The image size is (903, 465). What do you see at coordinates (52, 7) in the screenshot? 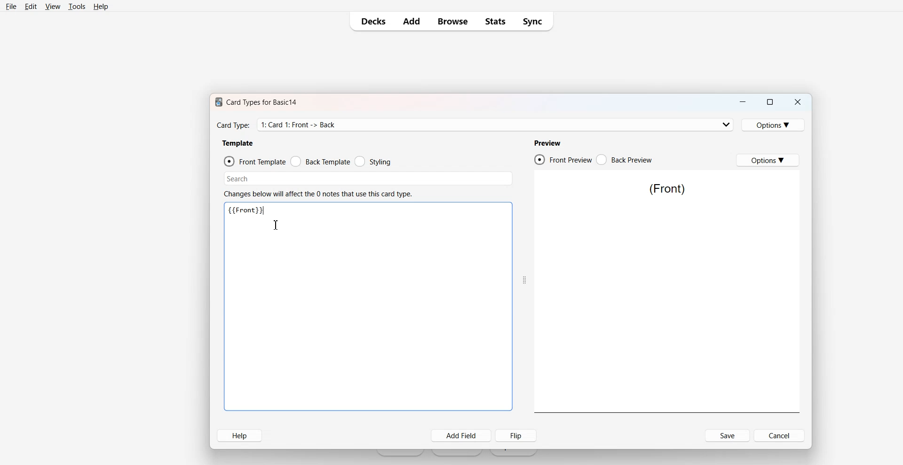
I see `View` at bounding box center [52, 7].